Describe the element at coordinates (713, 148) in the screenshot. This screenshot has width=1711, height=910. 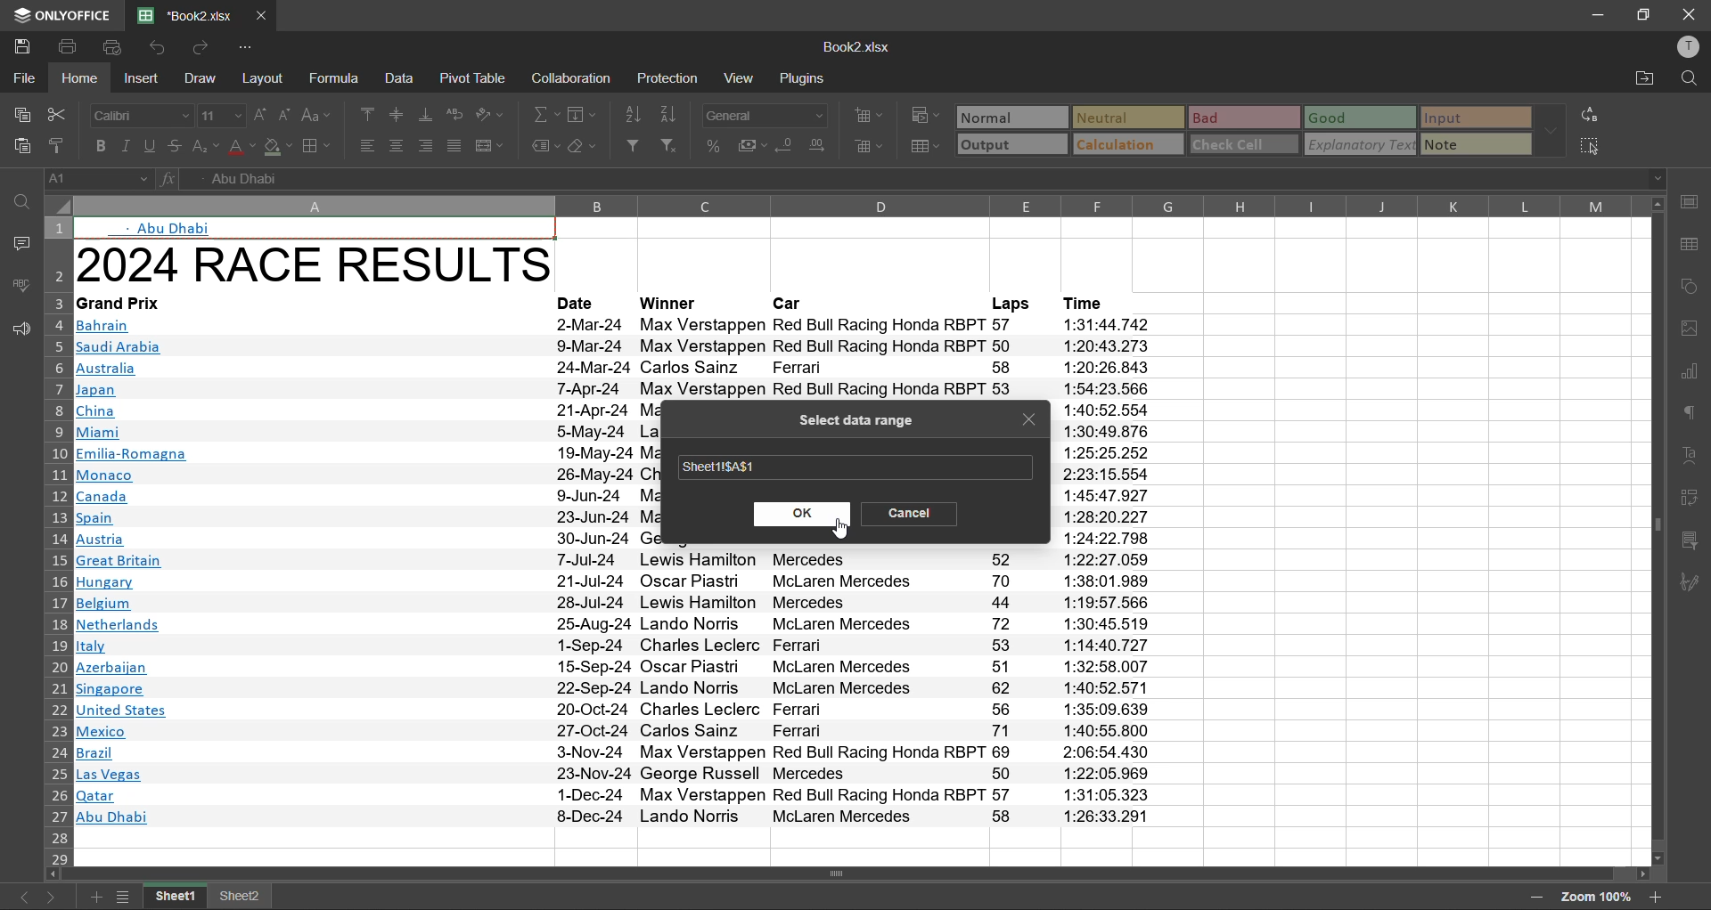
I see `percent` at that location.